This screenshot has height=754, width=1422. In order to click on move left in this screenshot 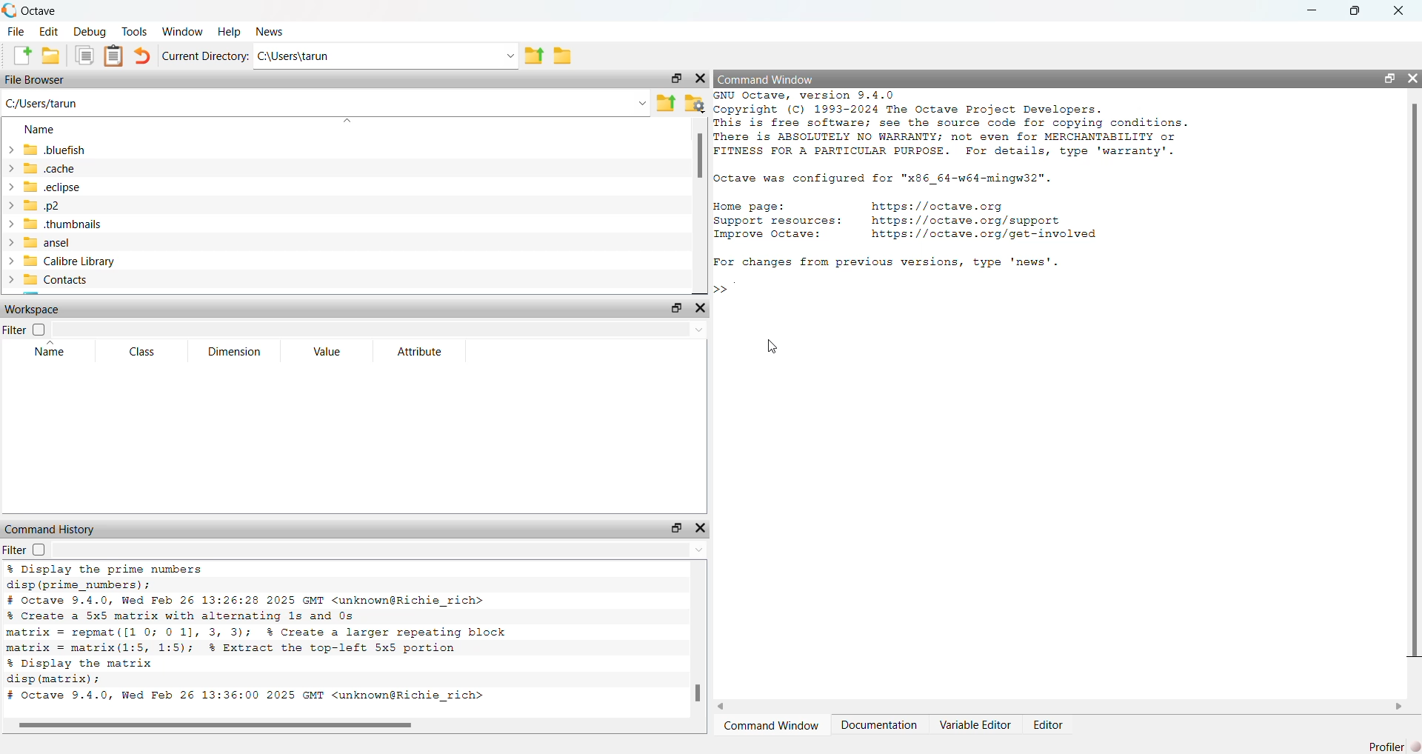, I will do `click(727, 705)`.